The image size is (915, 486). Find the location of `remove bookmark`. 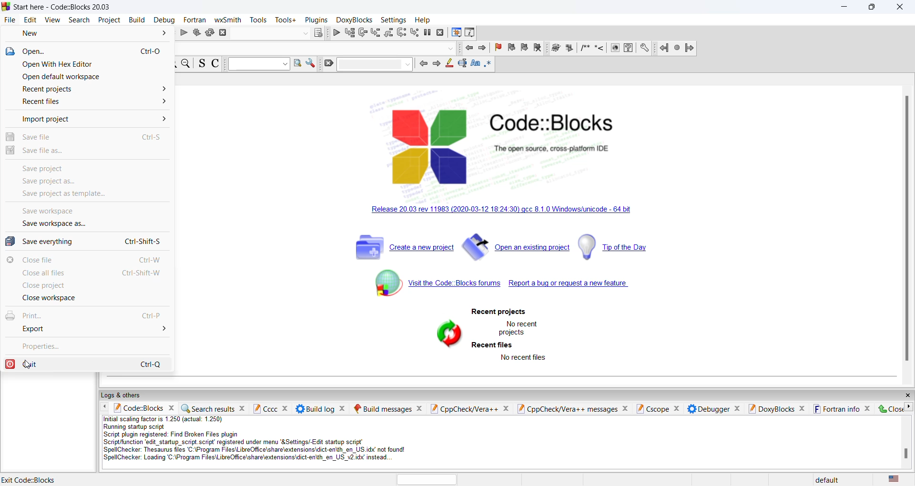

remove bookmark is located at coordinates (539, 49).